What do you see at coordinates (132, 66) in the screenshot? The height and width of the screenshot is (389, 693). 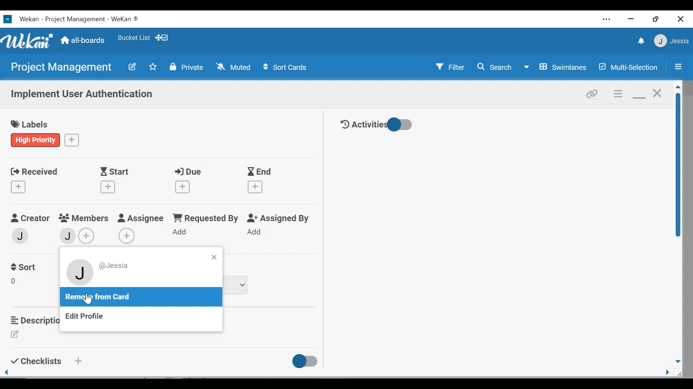 I see `edit` at bounding box center [132, 66].